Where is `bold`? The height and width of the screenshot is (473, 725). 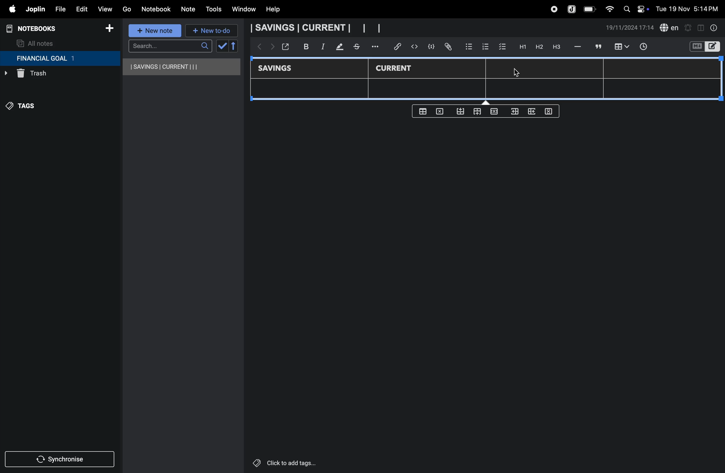
bold is located at coordinates (303, 46).